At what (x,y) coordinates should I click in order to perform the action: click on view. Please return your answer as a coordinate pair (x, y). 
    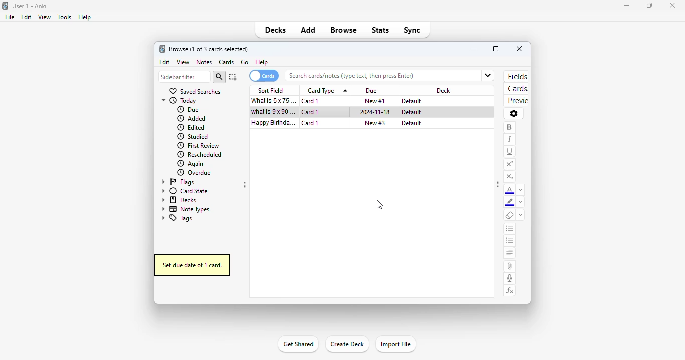
    Looking at the image, I should click on (44, 18).